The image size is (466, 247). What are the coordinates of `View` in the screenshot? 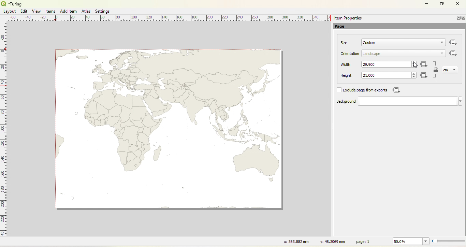 It's located at (37, 11).